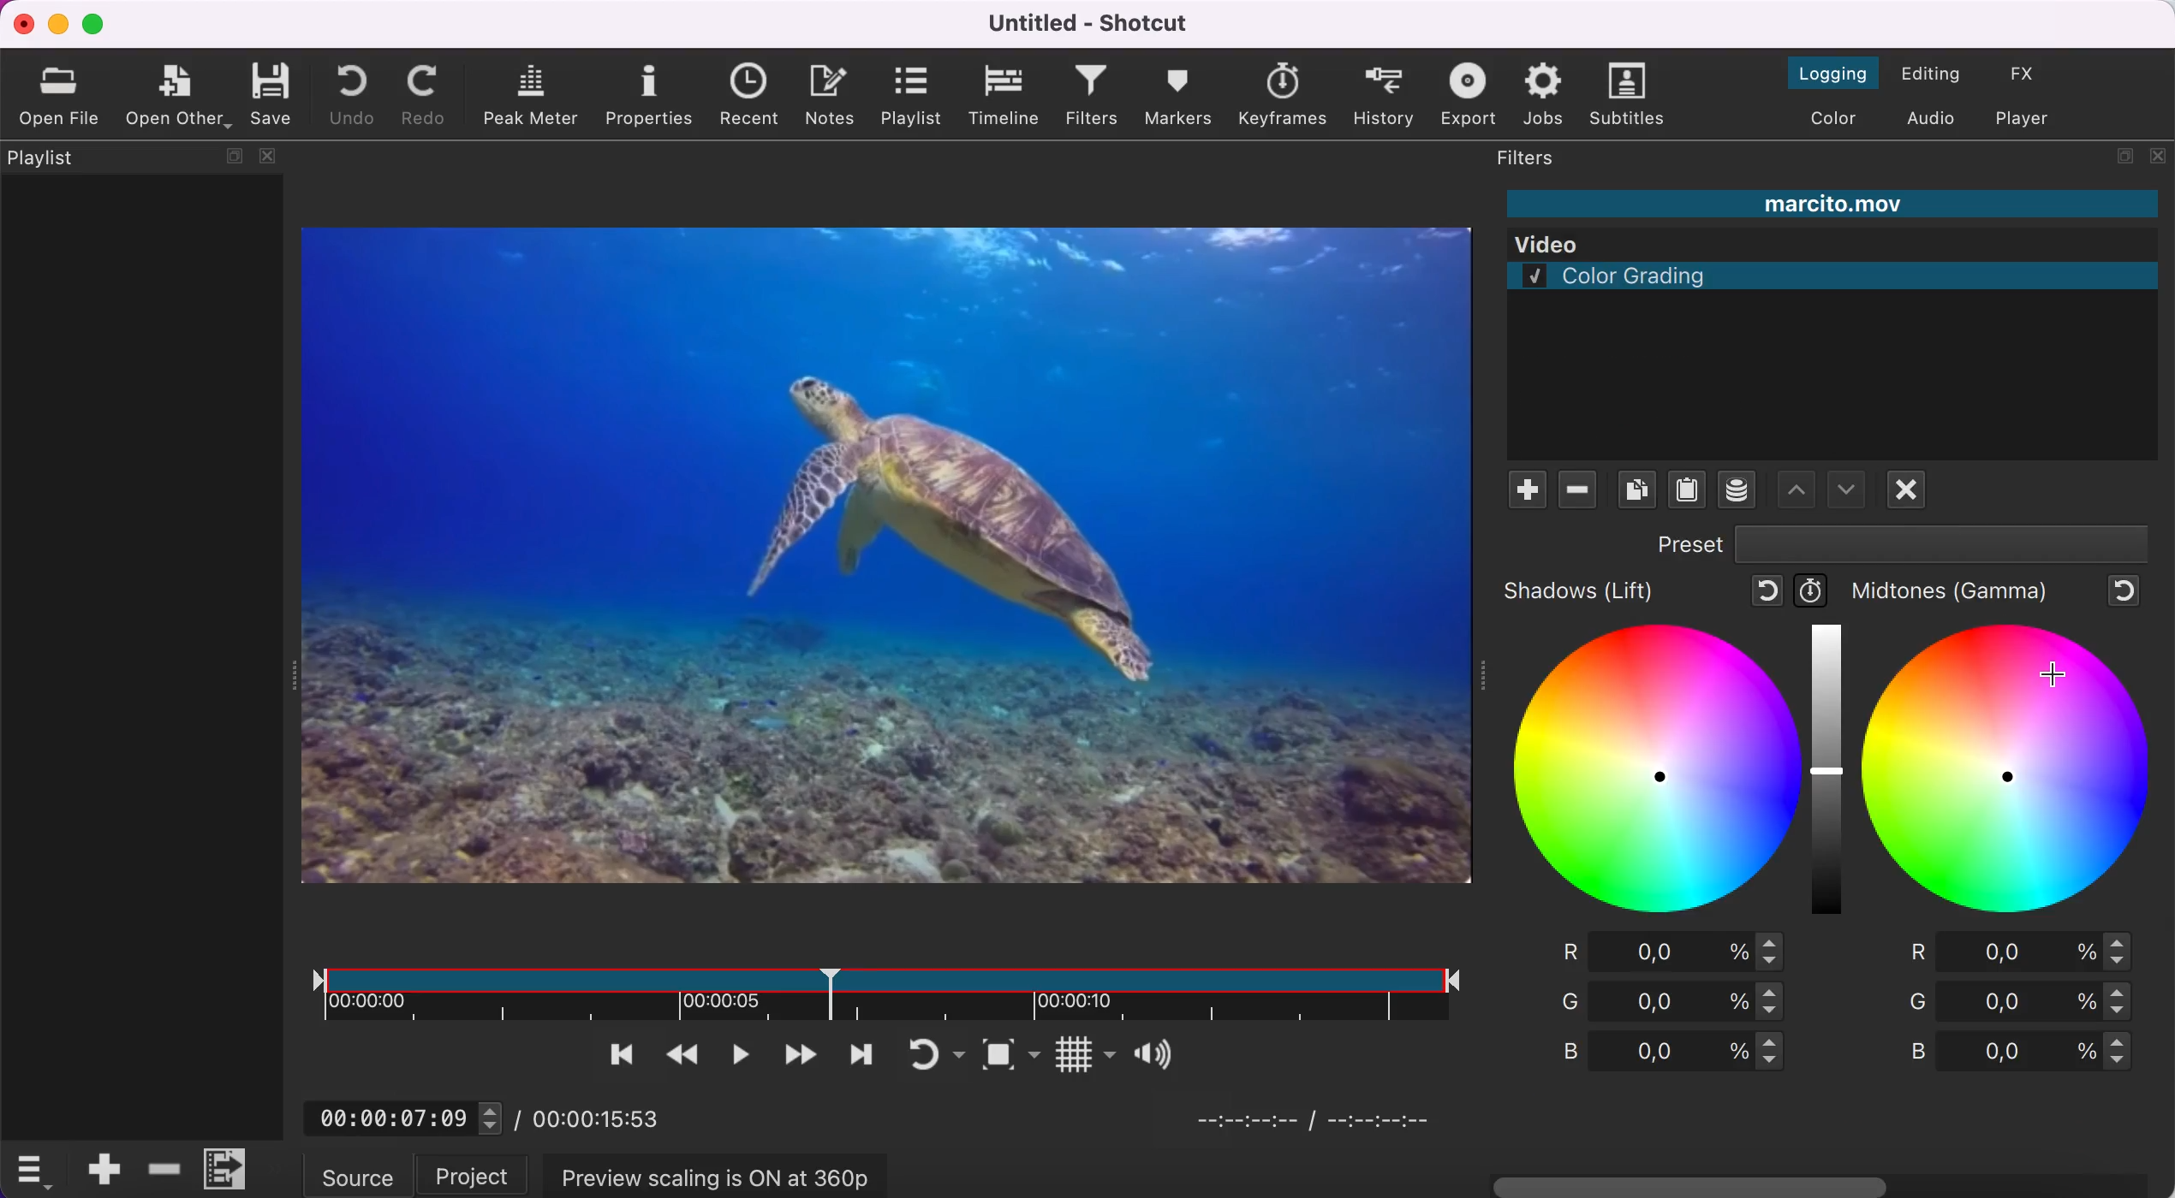 Image resolution: width=2175 pixels, height=1198 pixels. I want to click on export, so click(1467, 94).